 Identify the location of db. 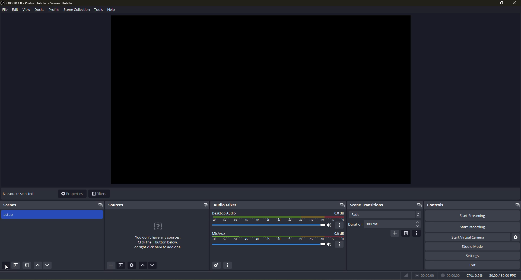
(338, 213).